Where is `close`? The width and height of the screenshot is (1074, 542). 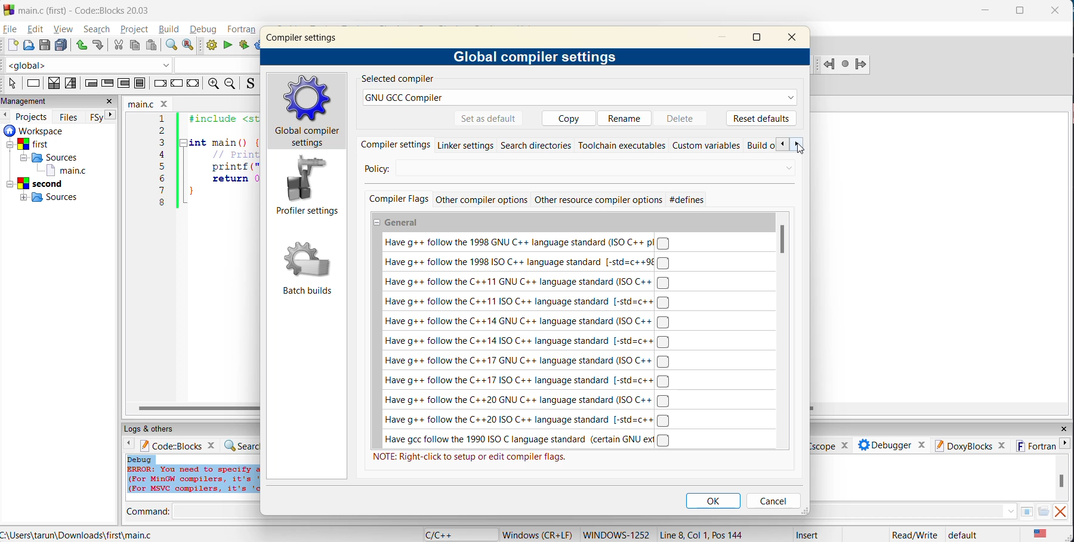
close is located at coordinates (797, 37).